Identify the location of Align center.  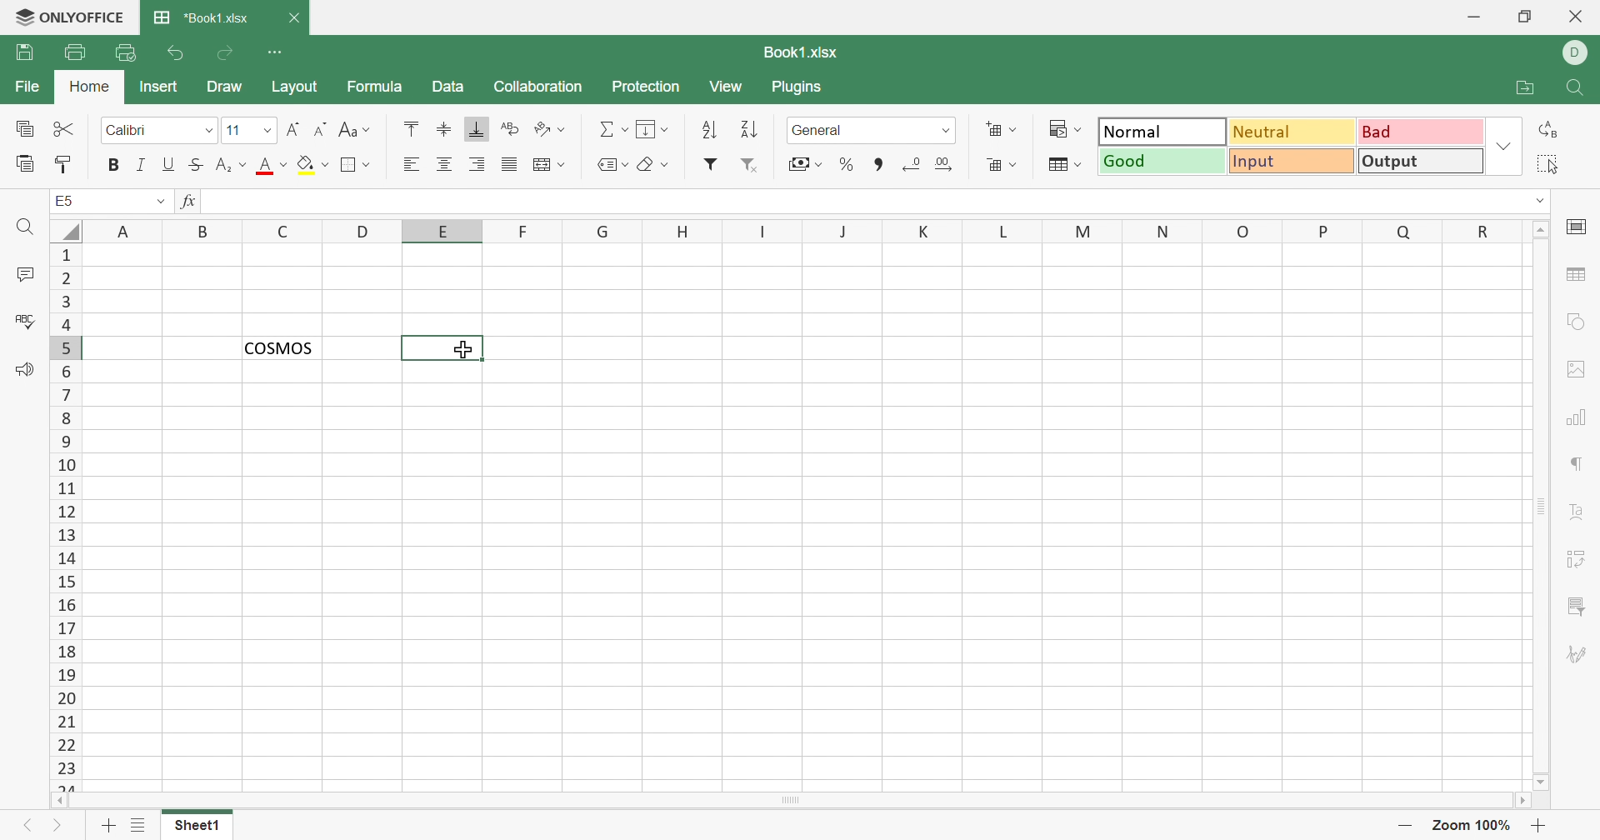
(444, 166).